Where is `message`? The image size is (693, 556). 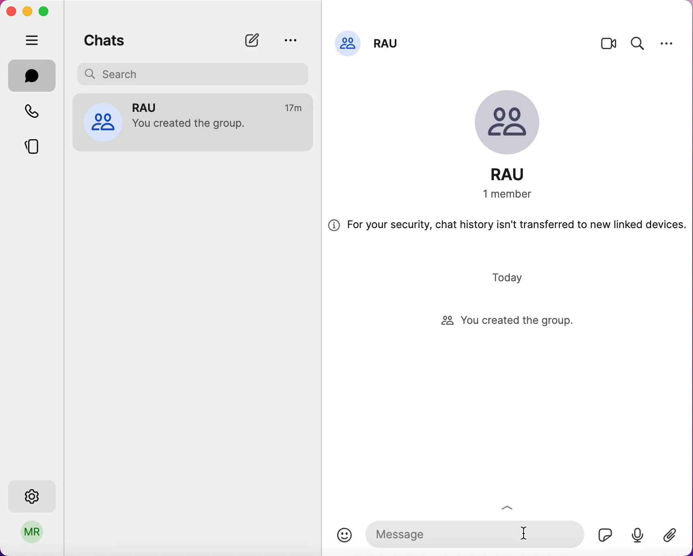
message is located at coordinates (473, 532).